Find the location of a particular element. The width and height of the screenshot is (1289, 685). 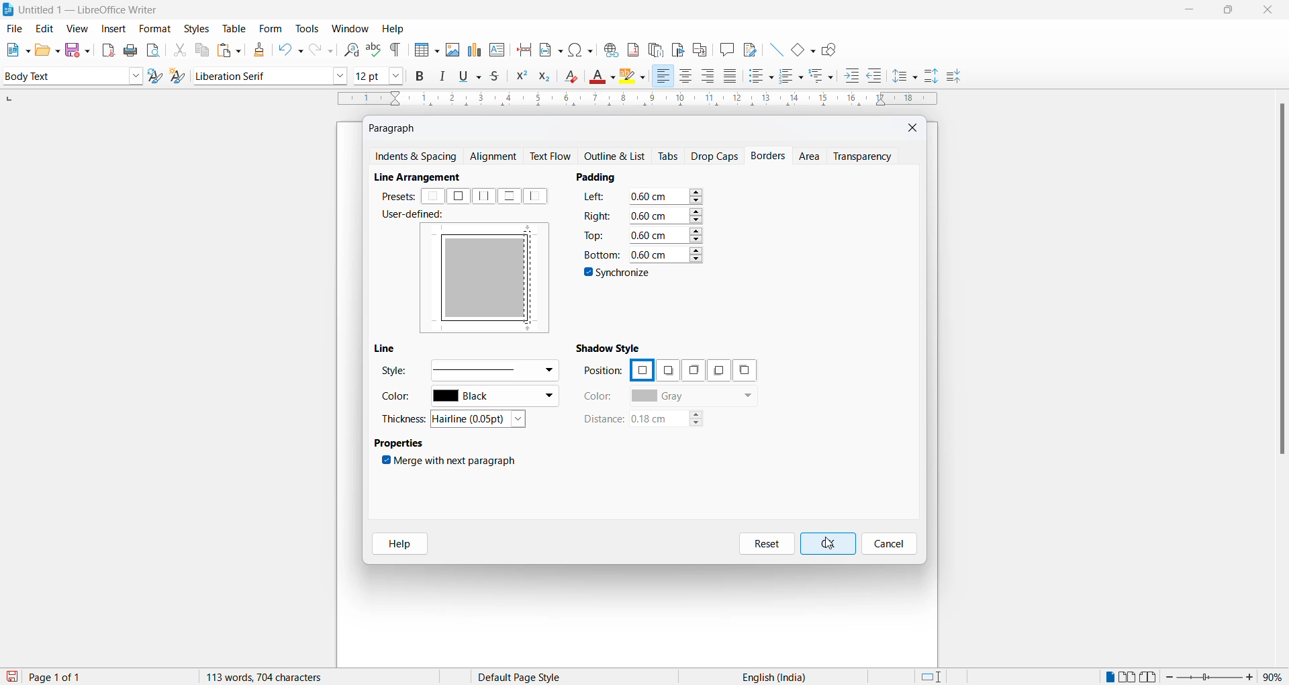

paragraph mapping is located at coordinates (488, 277).